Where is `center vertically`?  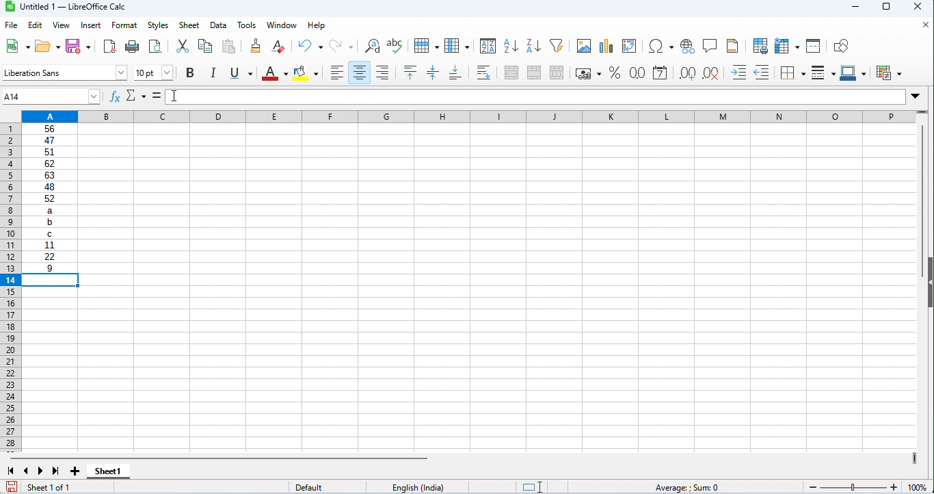 center vertically is located at coordinates (433, 73).